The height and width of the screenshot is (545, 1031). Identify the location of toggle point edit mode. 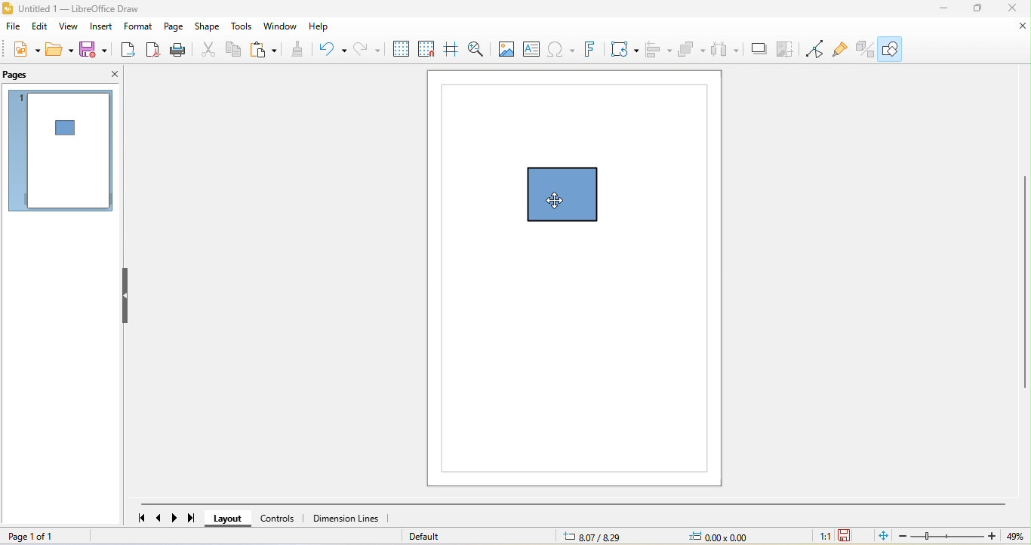
(816, 51).